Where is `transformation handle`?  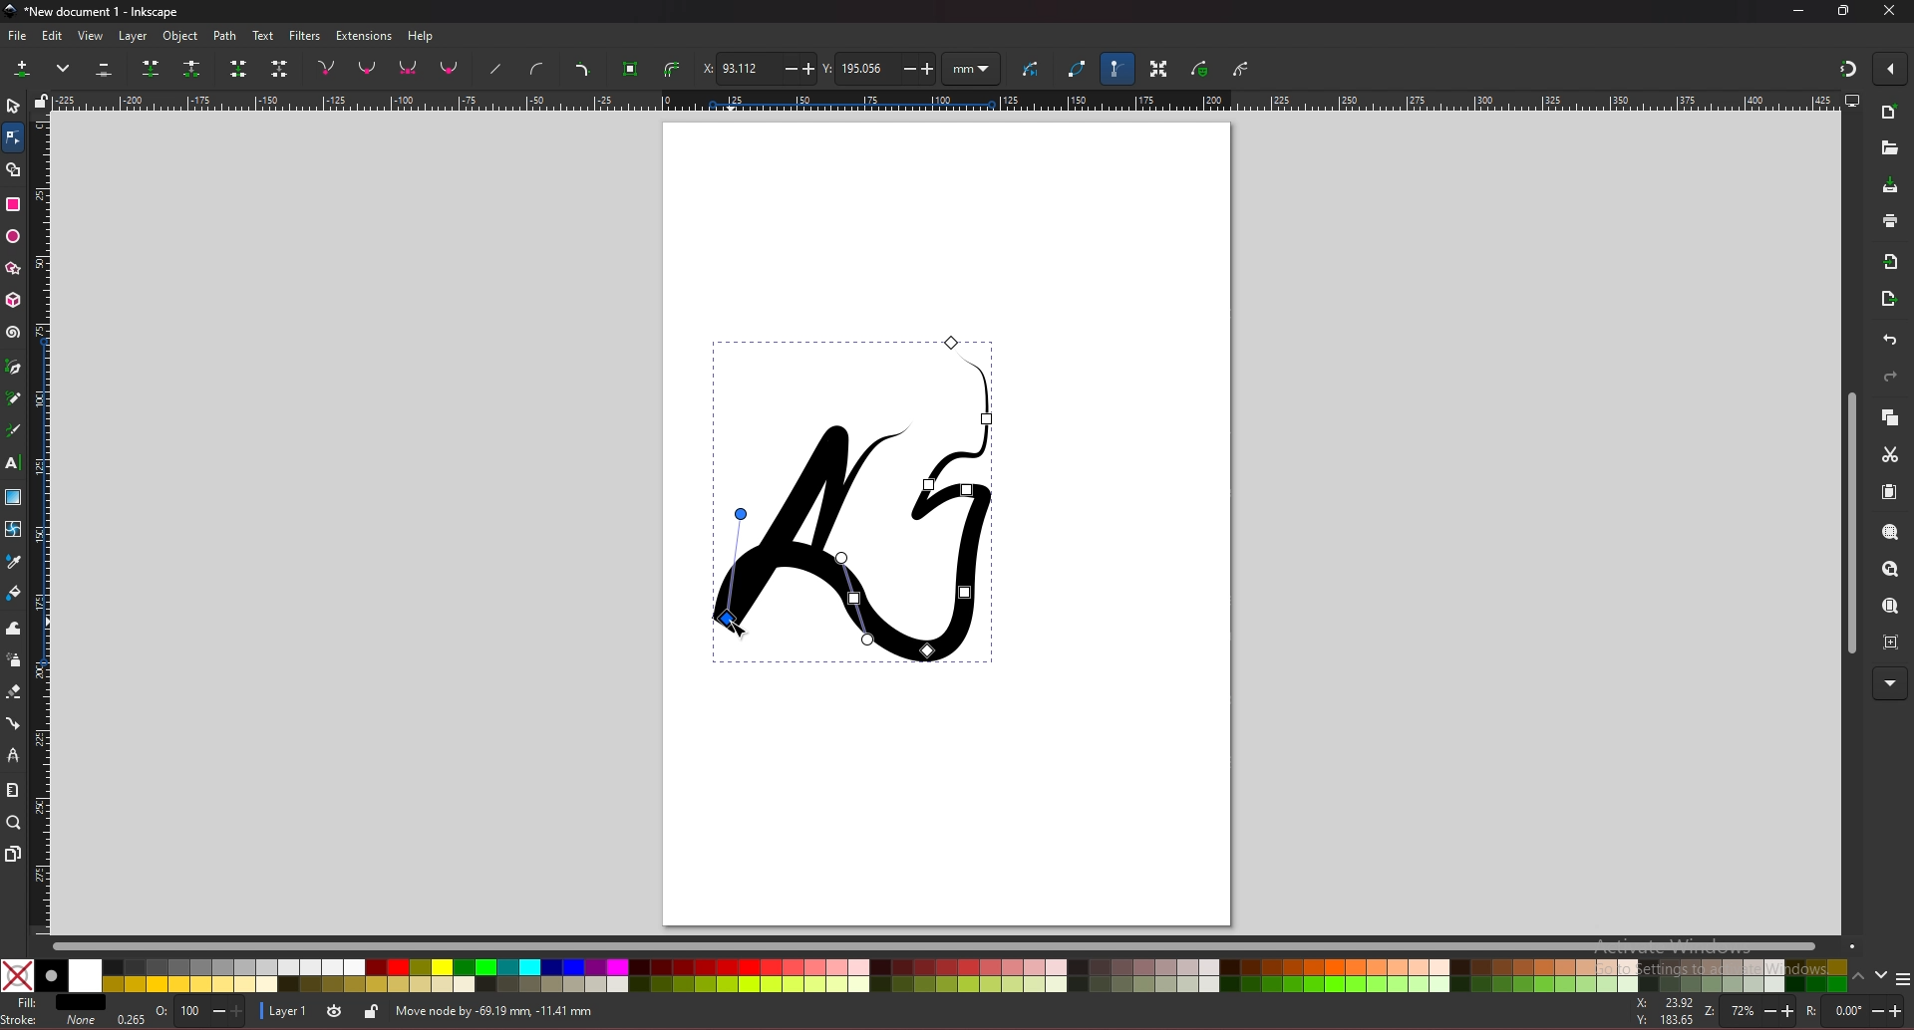 transformation handle is located at coordinates (1159, 68).